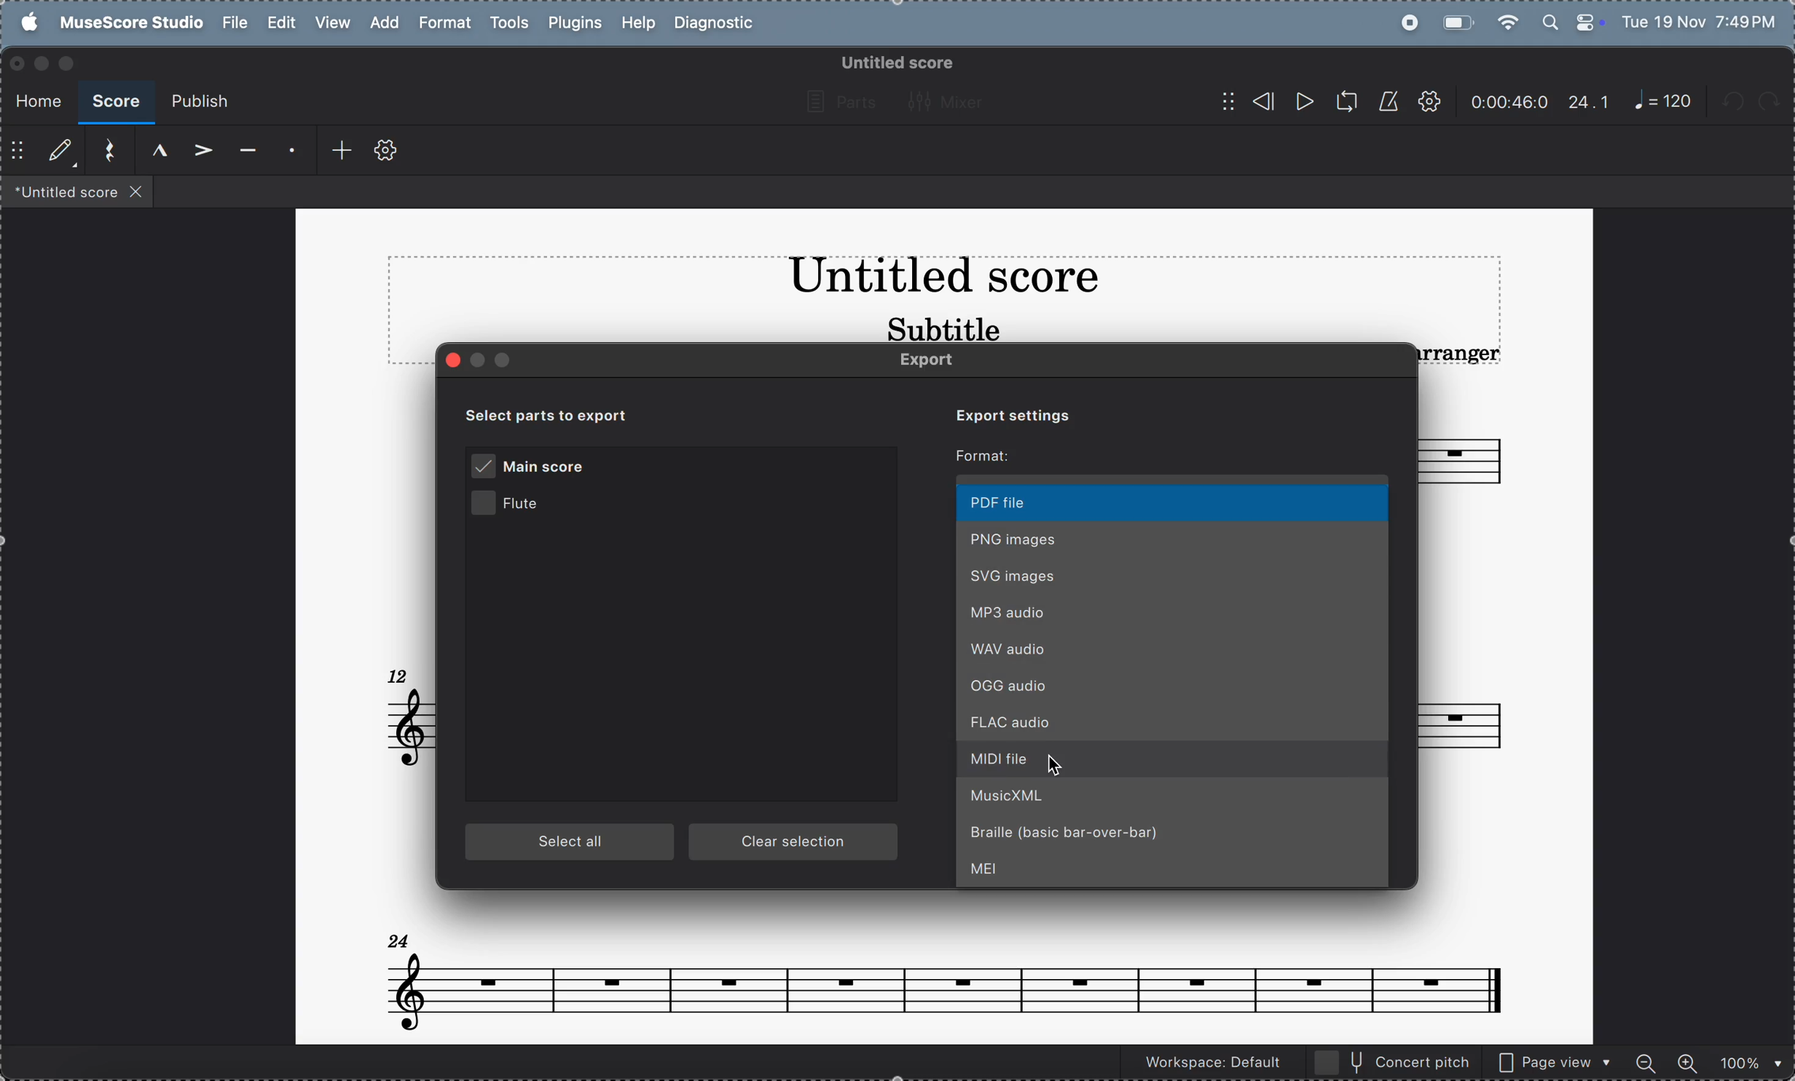 This screenshot has width=1795, height=1081. Describe the element at coordinates (331, 23) in the screenshot. I see `view` at that location.